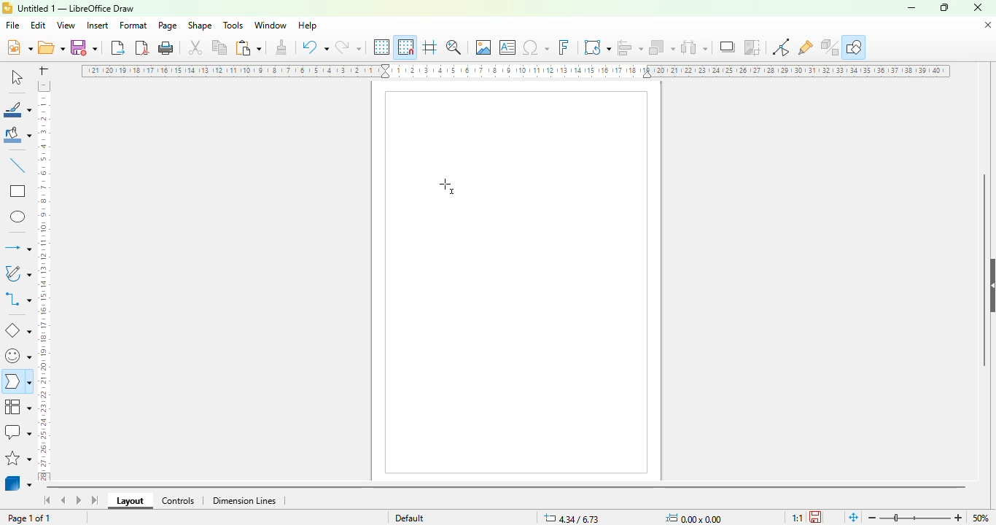  I want to click on rectangle, so click(18, 190).